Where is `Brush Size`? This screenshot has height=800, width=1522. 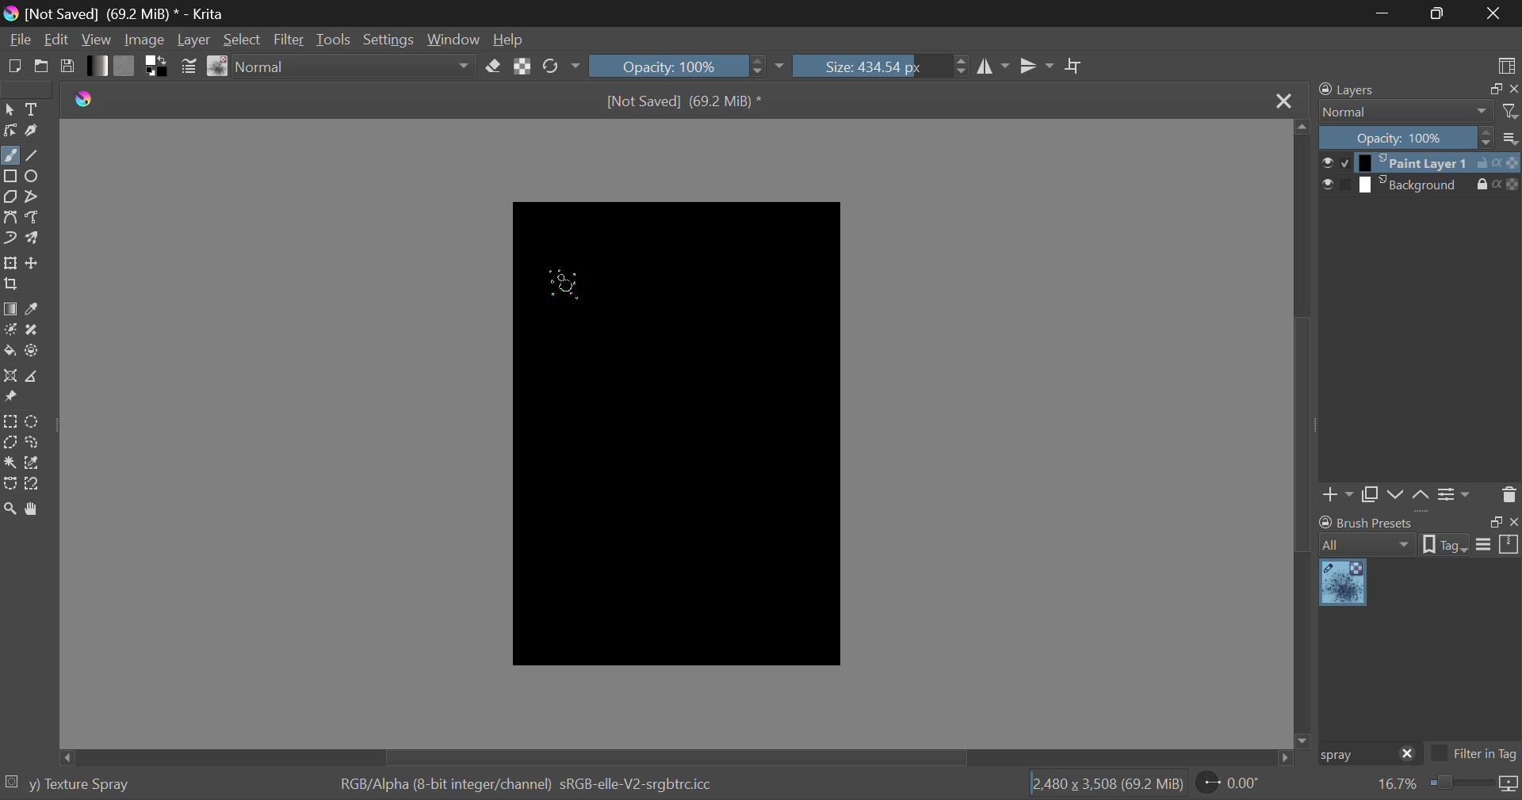 Brush Size is located at coordinates (881, 66).